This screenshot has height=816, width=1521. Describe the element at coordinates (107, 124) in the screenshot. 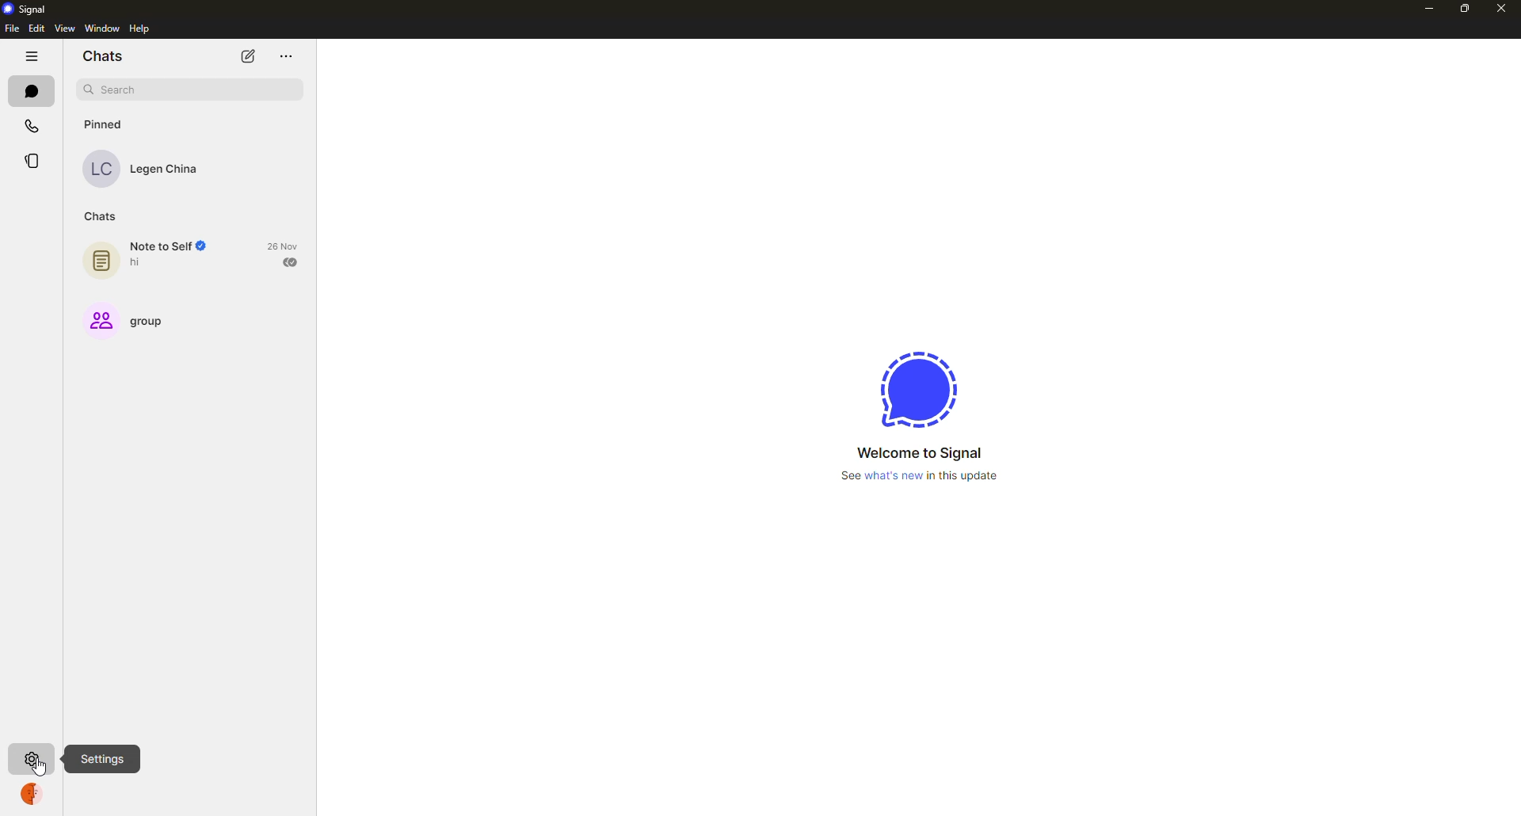

I see `pinned` at that location.